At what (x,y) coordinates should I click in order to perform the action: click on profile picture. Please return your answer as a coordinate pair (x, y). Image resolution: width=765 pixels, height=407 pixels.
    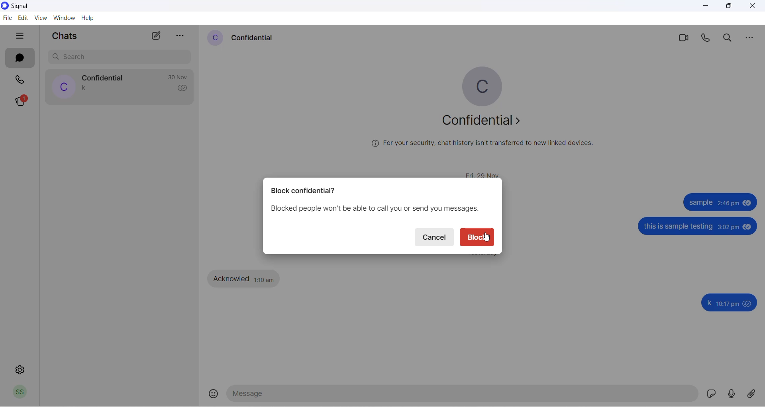
    Looking at the image, I should click on (480, 82).